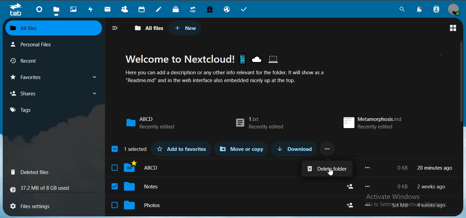 The height and width of the screenshot is (218, 466). What do you see at coordinates (210, 9) in the screenshot?
I see `free trial` at bounding box center [210, 9].